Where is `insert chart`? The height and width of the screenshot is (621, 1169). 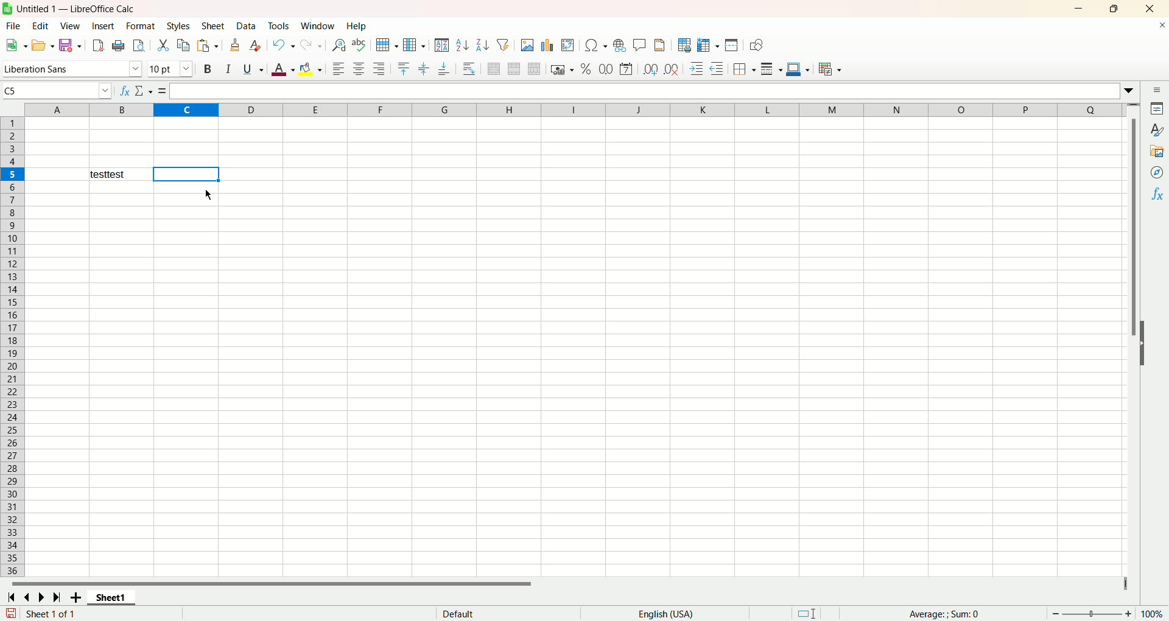
insert chart is located at coordinates (550, 44).